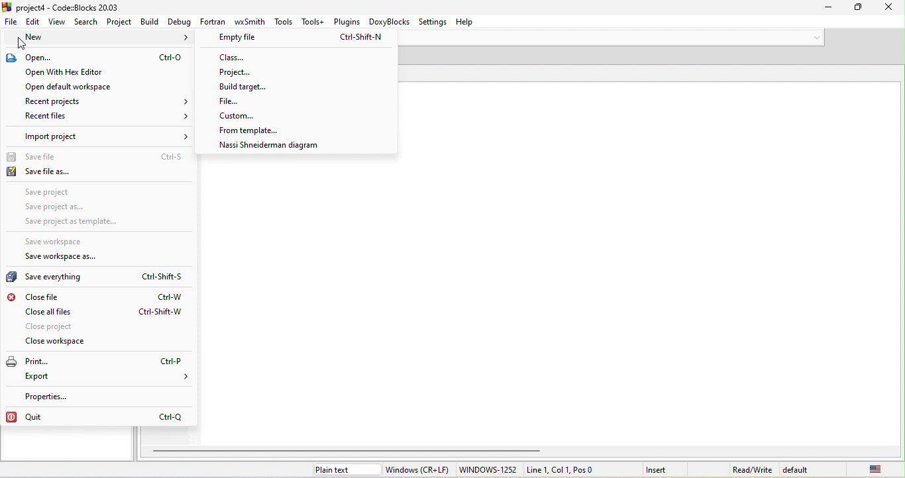 Image resolution: width=905 pixels, height=478 pixels. I want to click on save project, so click(67, 191).